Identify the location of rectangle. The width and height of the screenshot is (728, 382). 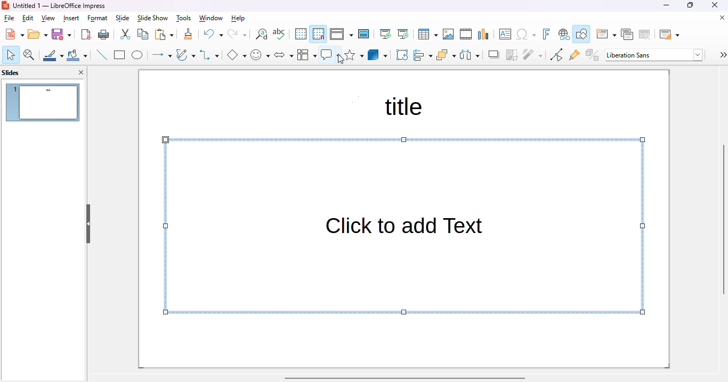
(120, 55).